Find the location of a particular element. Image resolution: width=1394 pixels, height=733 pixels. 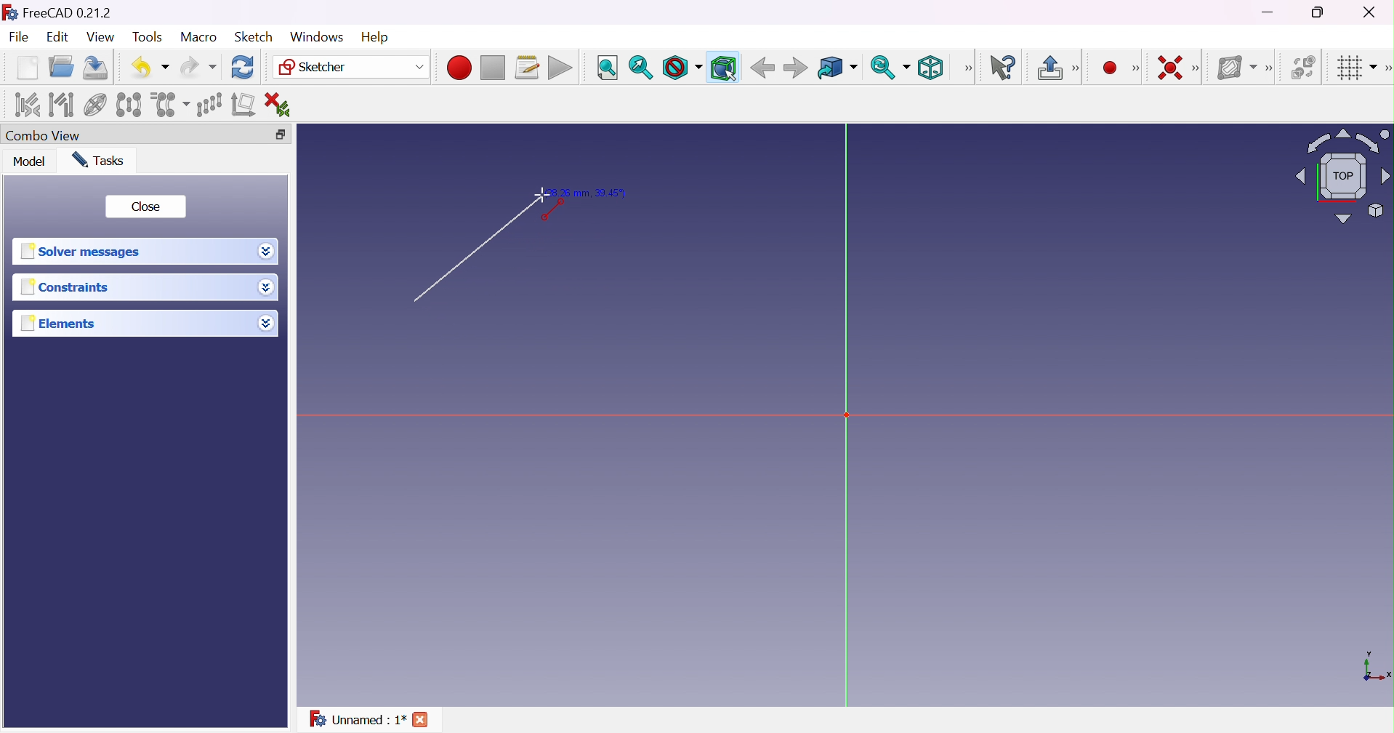

Model is located at coordinates (30, 162).